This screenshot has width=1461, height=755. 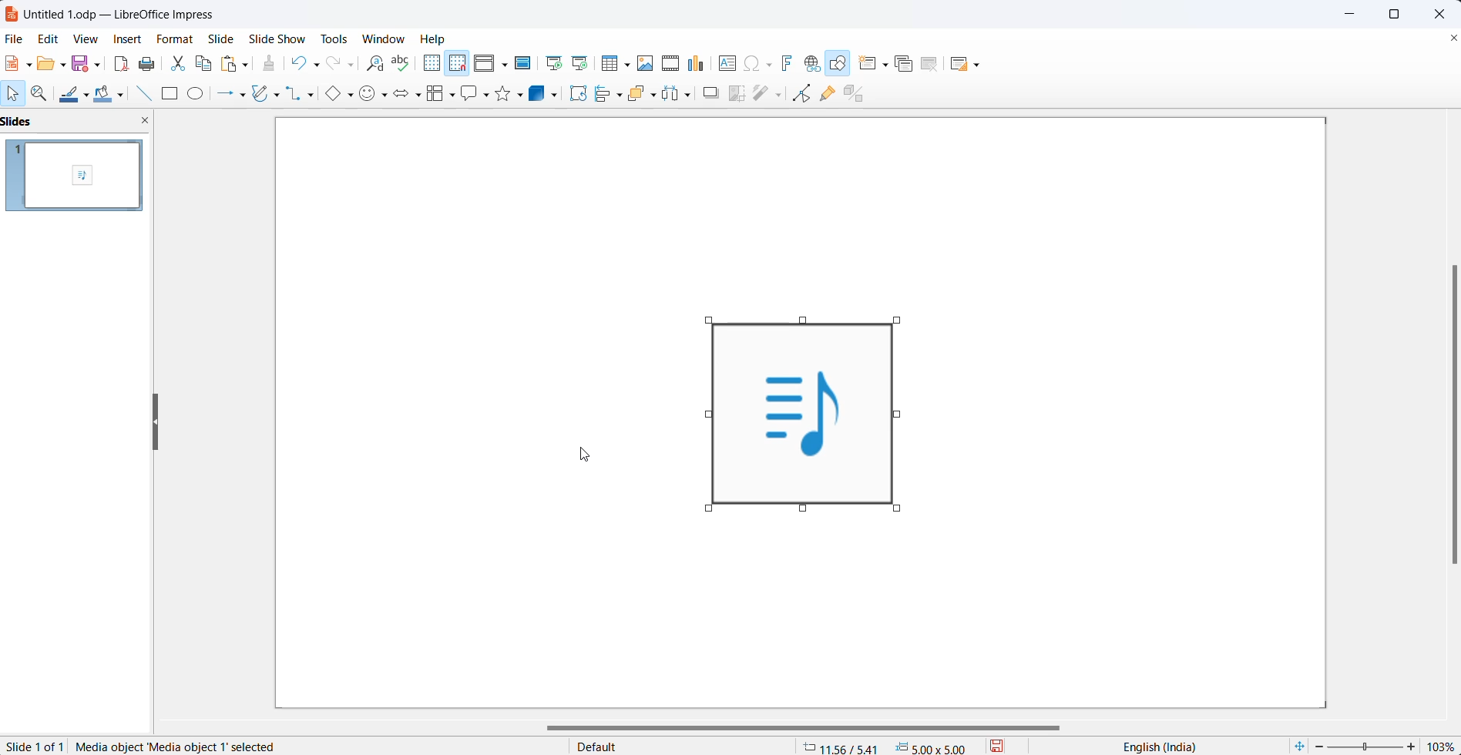 What do you see at coordinates (146, 94) in the screenshot?
I see `insert tool` at bounding box center [146, 94].